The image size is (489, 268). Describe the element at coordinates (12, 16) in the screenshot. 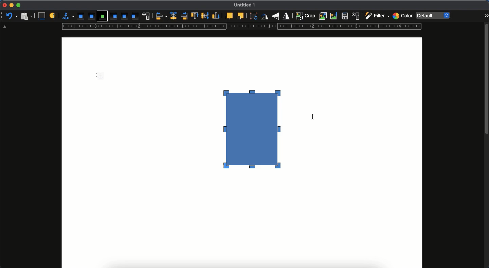

I see `undo` at that location.